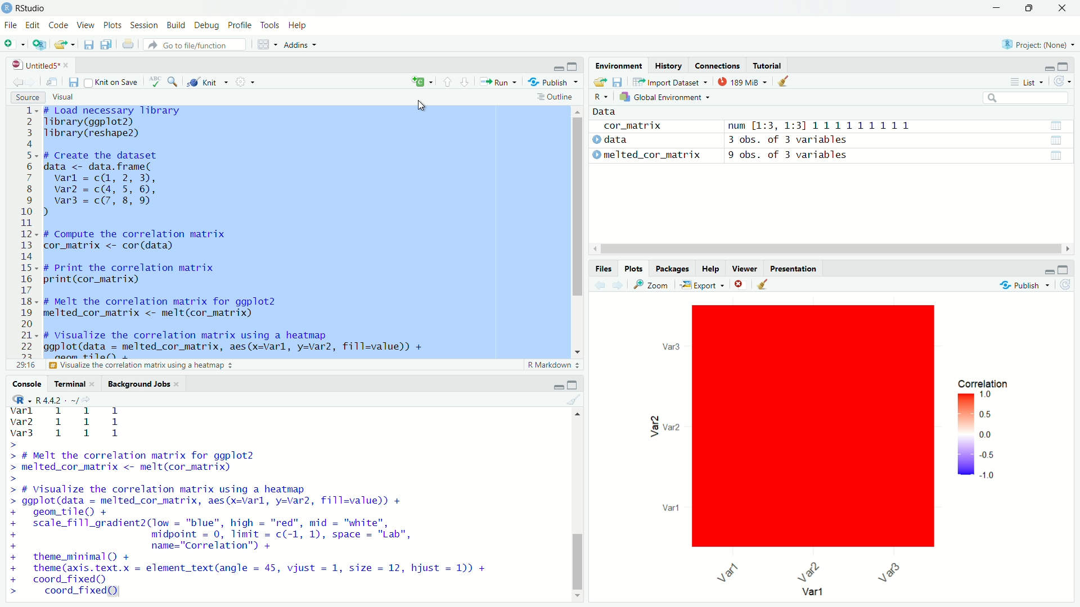 The image size is (1080, 607). Describe the element at coordinates (653, 155) in the screenshot. I see `data 3 : melted_cor_matrix` at that location.